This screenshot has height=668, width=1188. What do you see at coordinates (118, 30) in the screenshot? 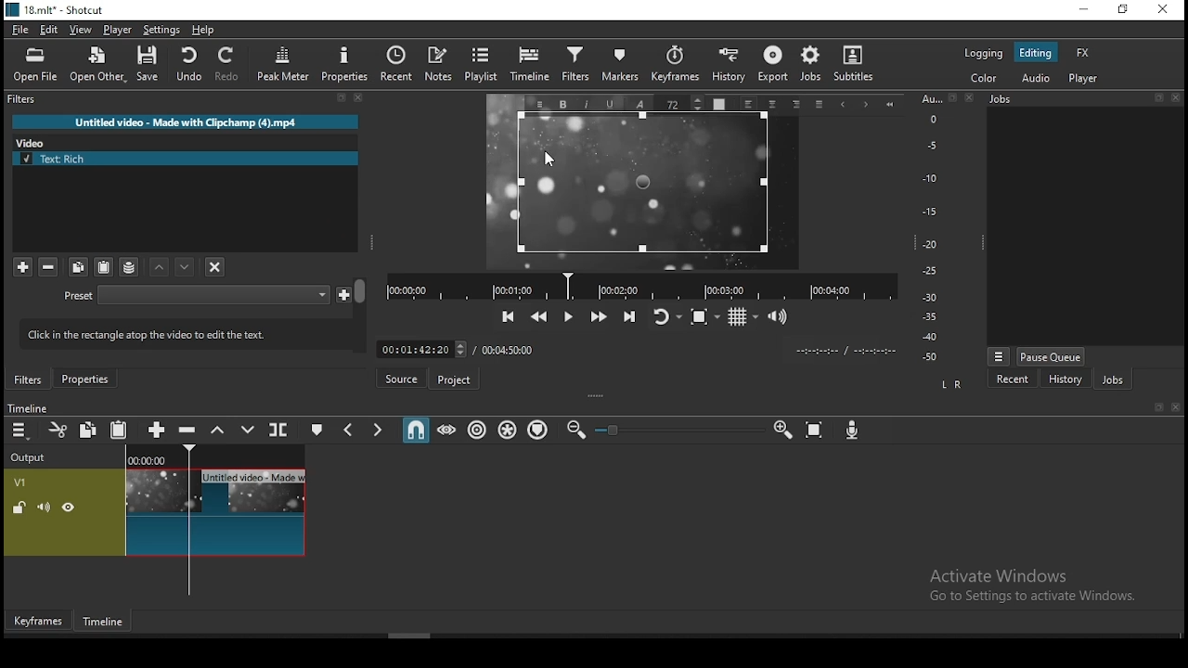
I see `player` at bounding box center [118, 30].